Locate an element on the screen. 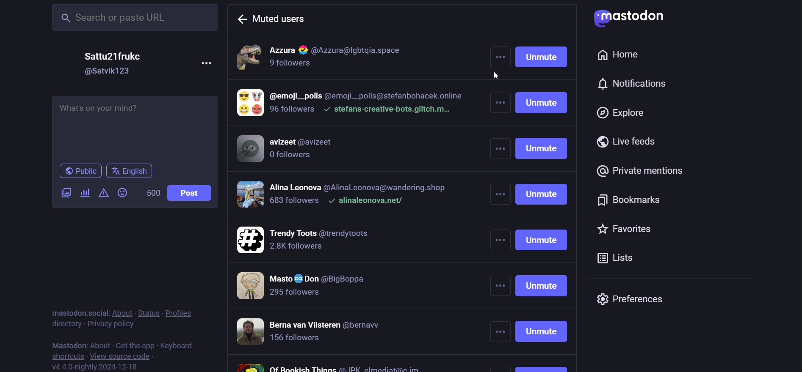 The image size is (802, 372). muter users 3 is located at coordinates (293, 149).